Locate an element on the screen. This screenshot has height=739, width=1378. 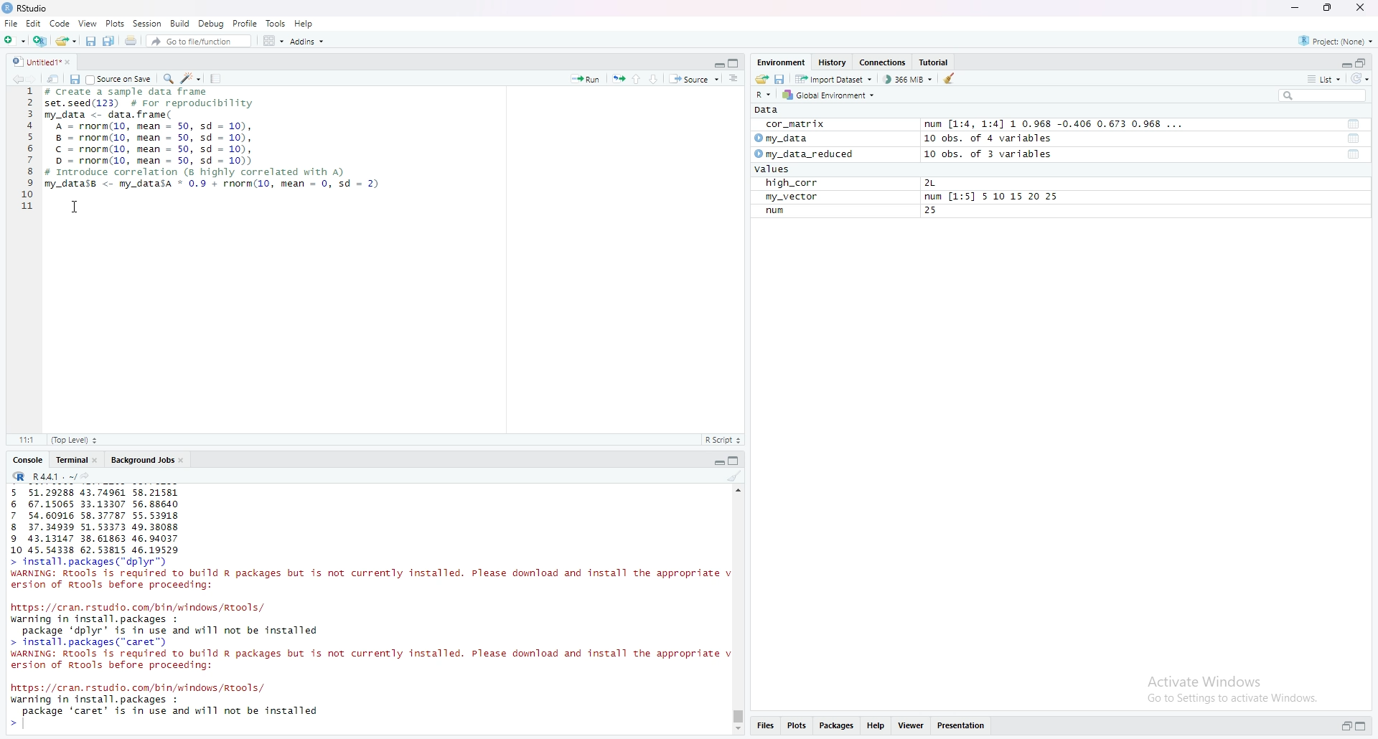
Run is located at coordinates (587, 79).